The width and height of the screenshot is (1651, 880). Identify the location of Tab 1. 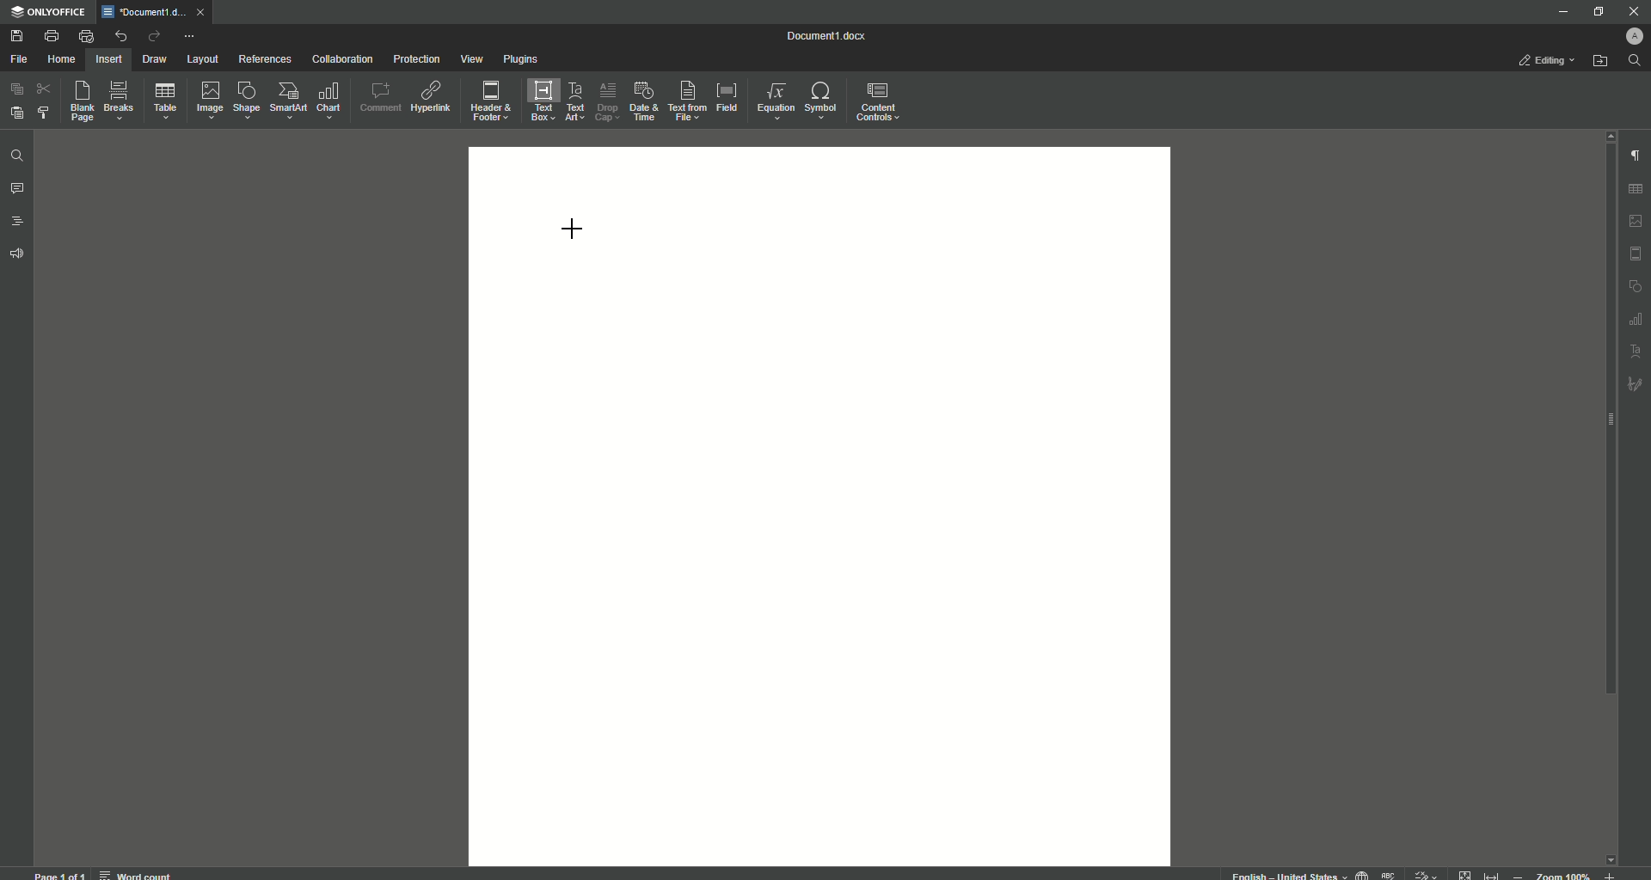
(146, 12).